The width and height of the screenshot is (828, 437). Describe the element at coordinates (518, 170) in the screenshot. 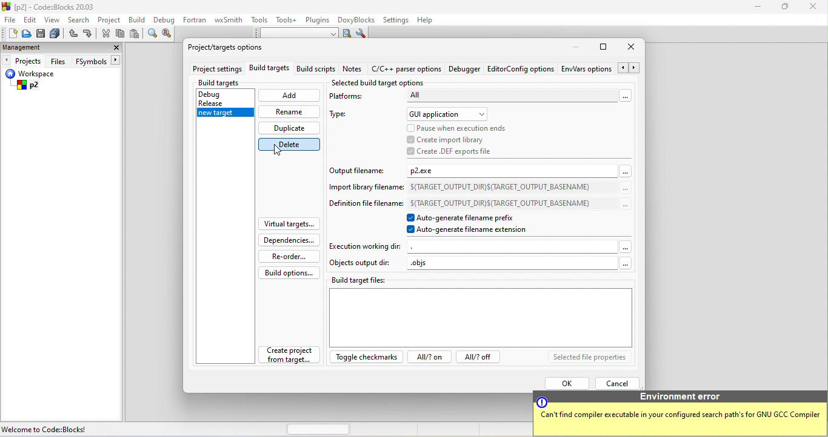

I see `p2.exe` at that location.